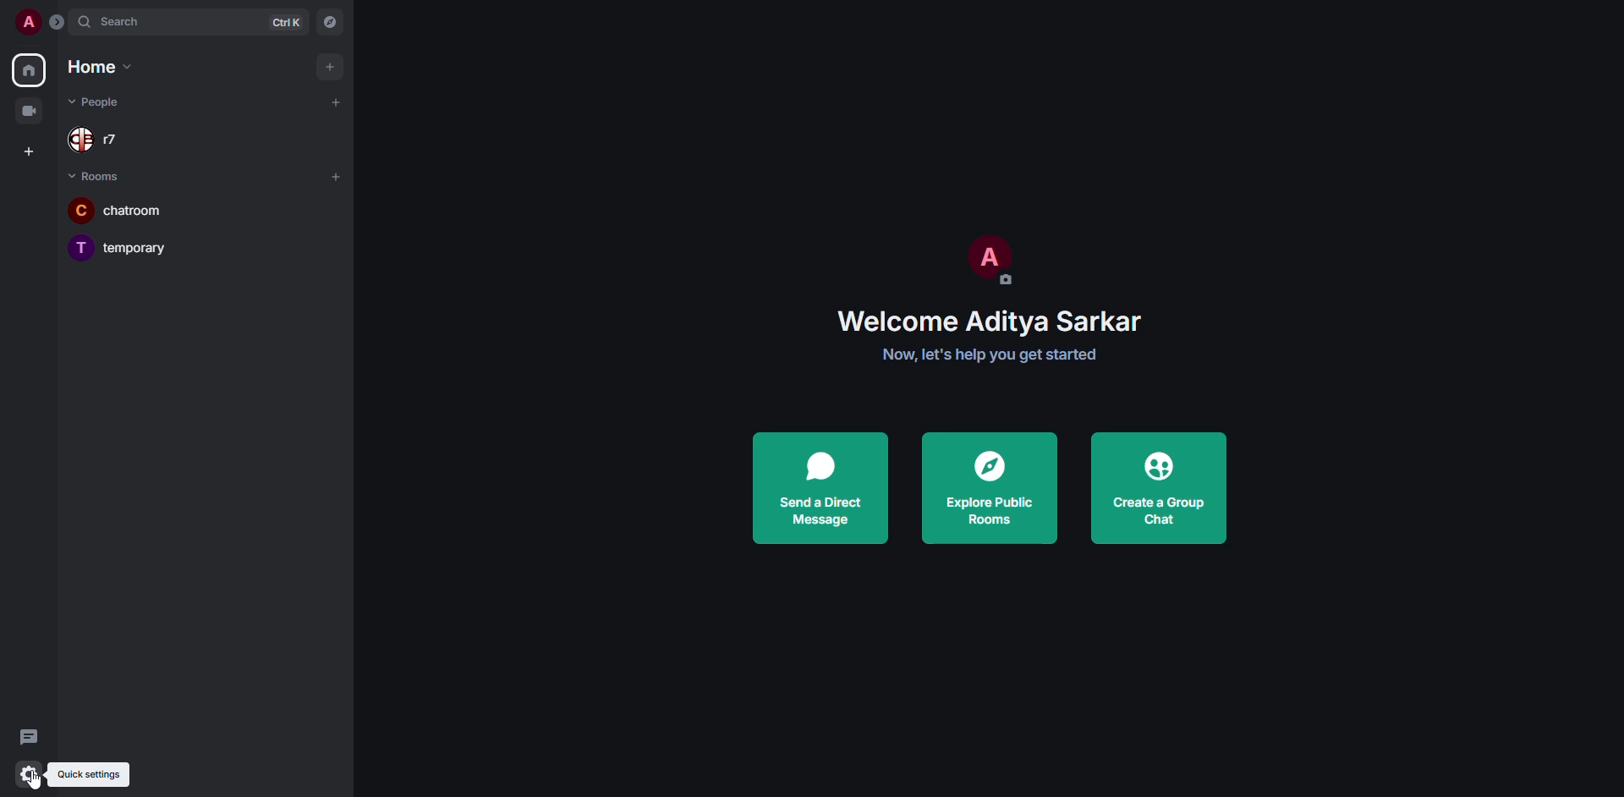  What do you see at coordinates (118, 211) in the screenshot?
I see `room` at bounding box center [118, 211].